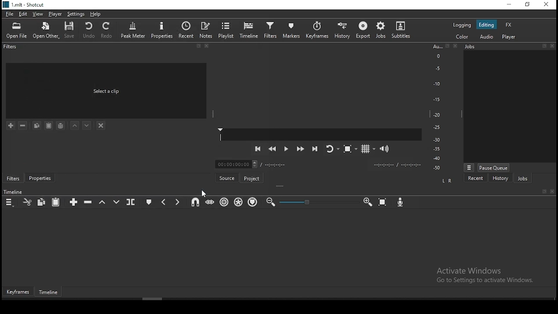  What do you see at coordinates (9, 13) in the screenshot?
I see `file` at bounding box center [9, 13].